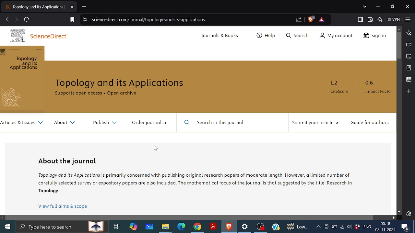  Describe the element at coordinates (409, 68) in the screenshot. I see `Add bookmark` at that location.